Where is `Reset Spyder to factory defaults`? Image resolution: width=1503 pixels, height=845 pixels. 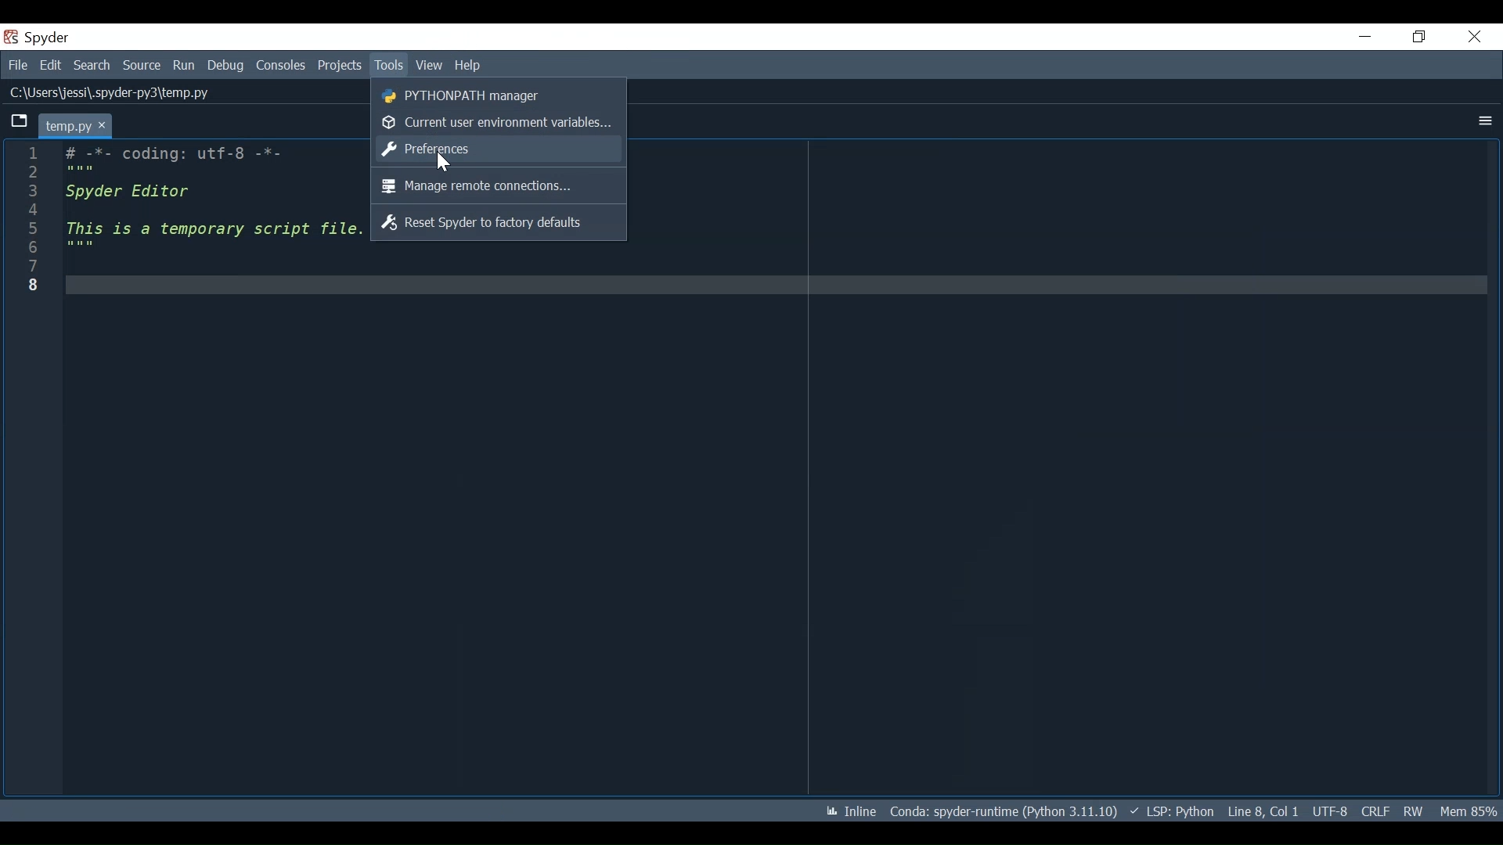 Reset Spyder to factory defaults is located at coordinates (499, 223).